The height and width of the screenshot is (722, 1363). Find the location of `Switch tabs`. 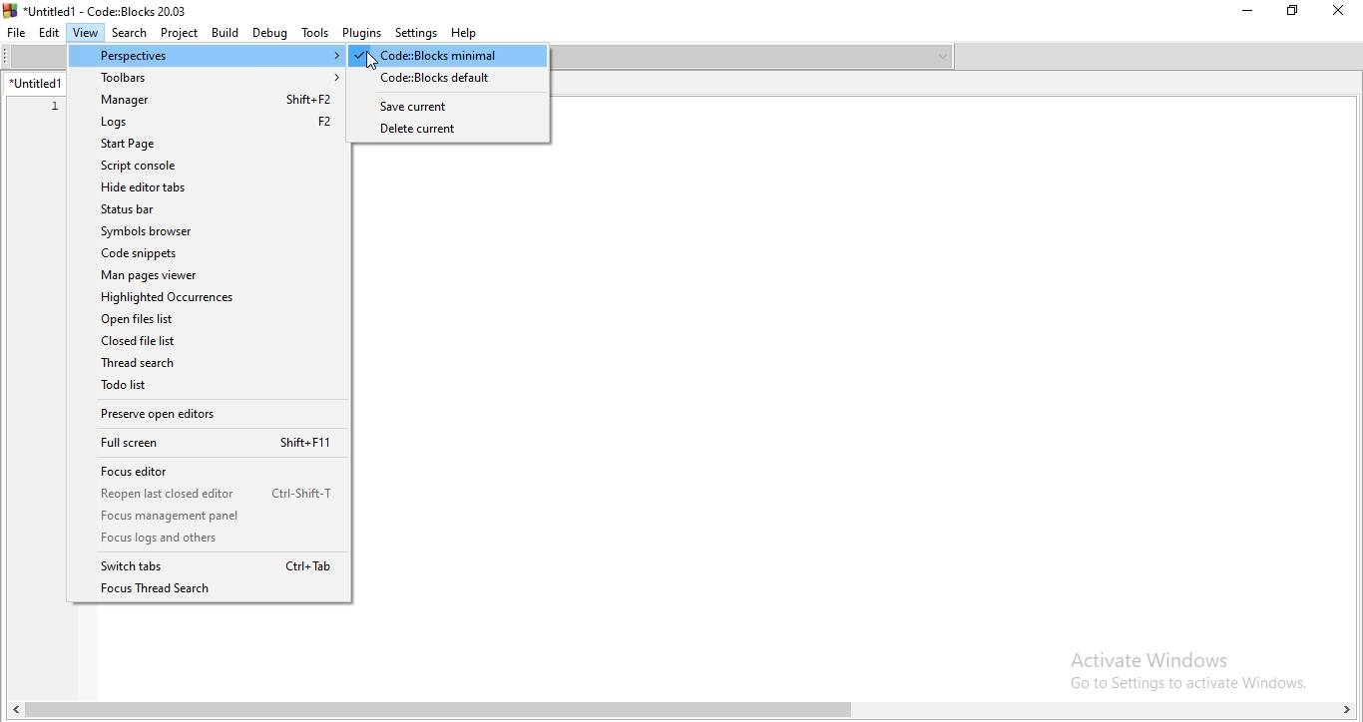

Switch tabs is located at coordinates (208, 569).